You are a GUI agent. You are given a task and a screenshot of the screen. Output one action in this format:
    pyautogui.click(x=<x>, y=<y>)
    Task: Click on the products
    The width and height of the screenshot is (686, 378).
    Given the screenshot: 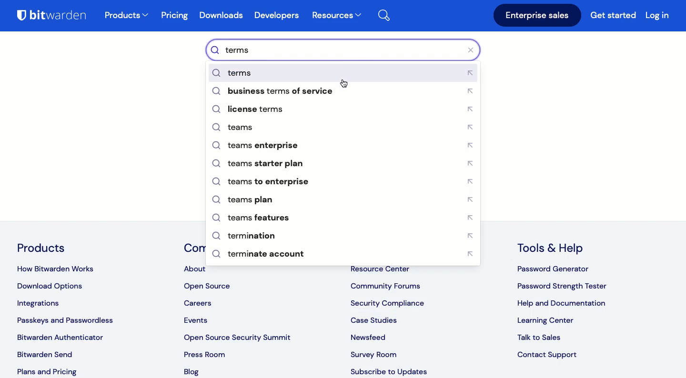 What is the action you would take?
    pyautogui.click(x=127, y=16)
    